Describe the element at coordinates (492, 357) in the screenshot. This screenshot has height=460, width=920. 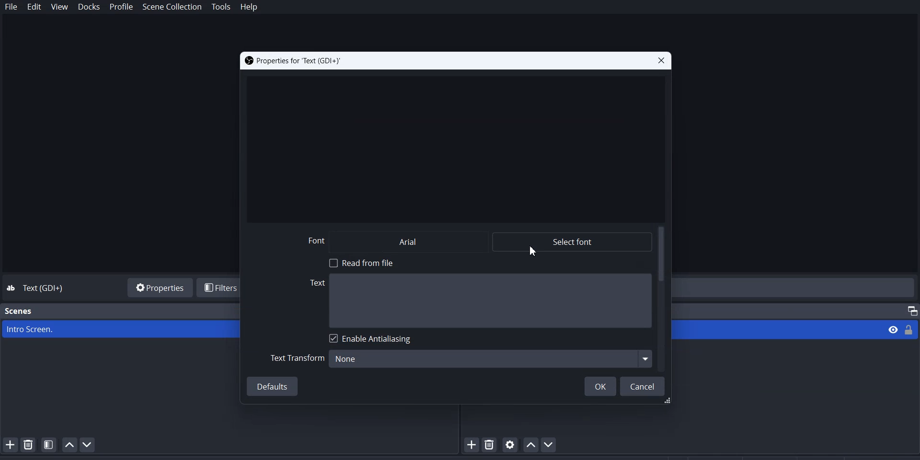
I see `None` at that location.